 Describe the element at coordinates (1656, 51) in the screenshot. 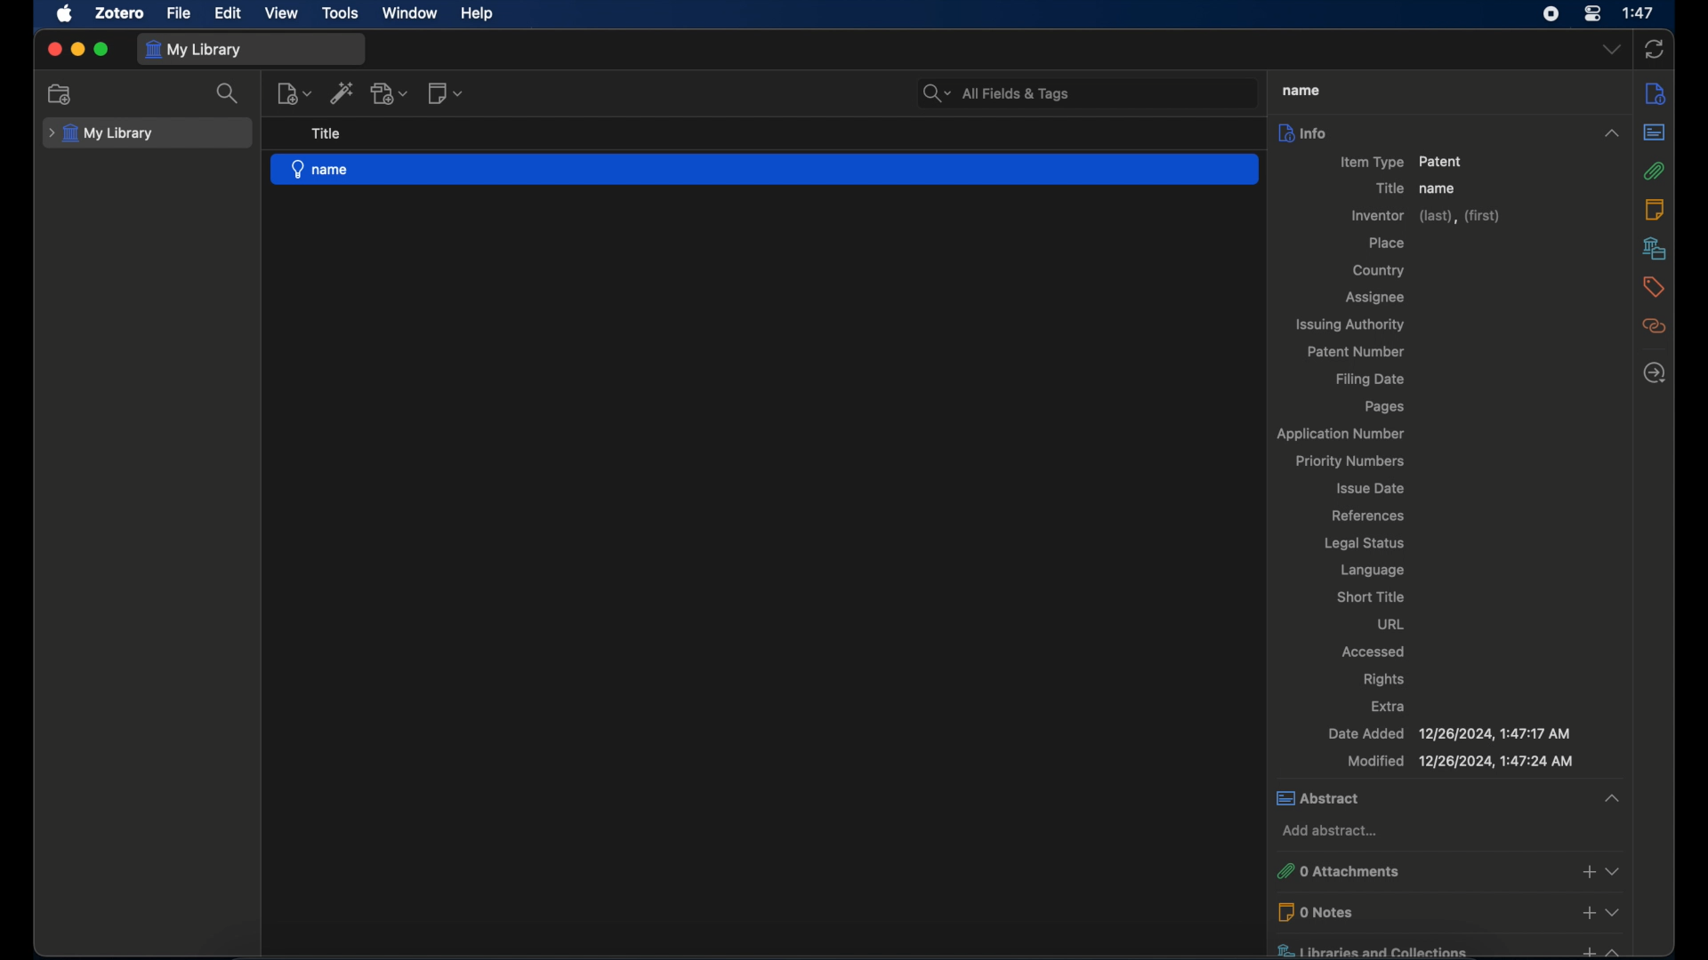

I see `sync` at that location.